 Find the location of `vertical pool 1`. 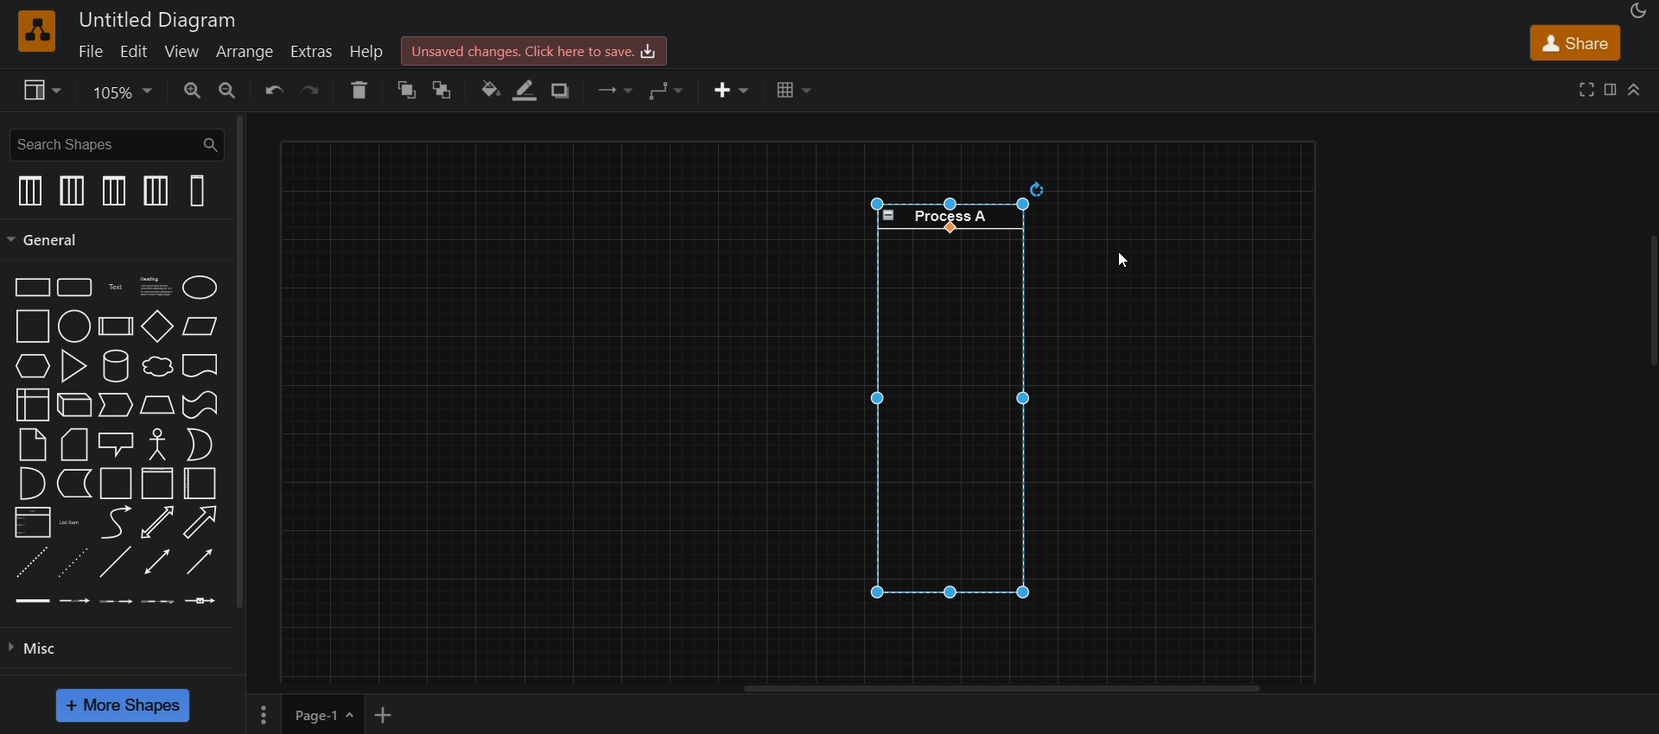

vertical pool 1 is located at coordinates (29, 190).